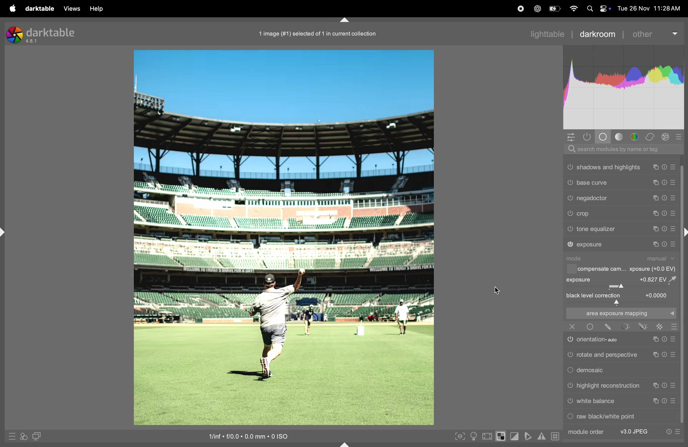 This screenshot has height=447, width=688. I want to click on reset Preset, so click(664, 386).